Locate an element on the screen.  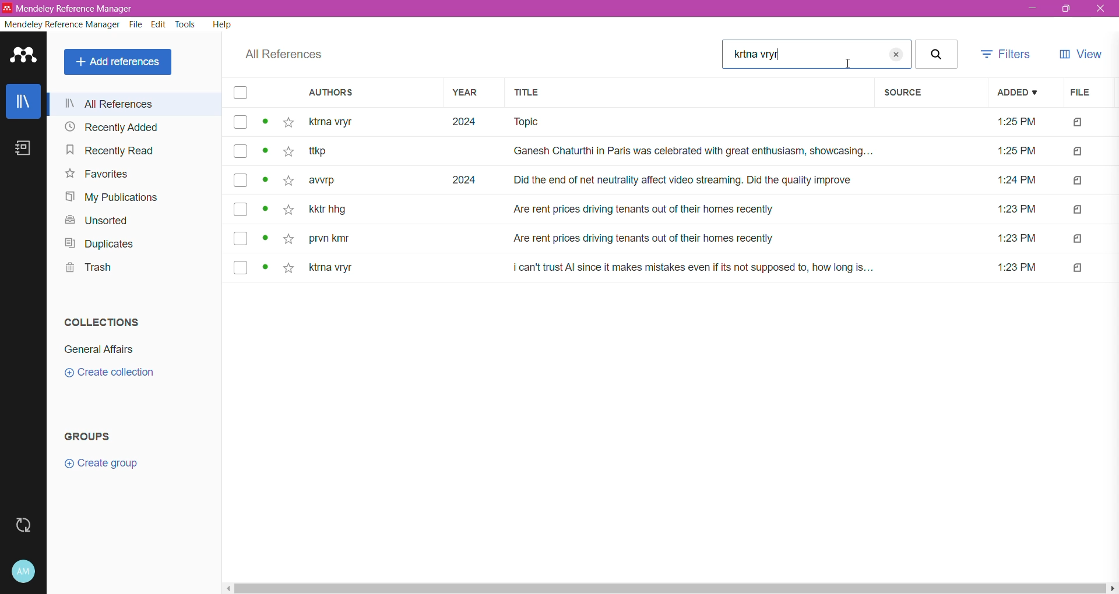
select file is located at coordinates (238, 123).